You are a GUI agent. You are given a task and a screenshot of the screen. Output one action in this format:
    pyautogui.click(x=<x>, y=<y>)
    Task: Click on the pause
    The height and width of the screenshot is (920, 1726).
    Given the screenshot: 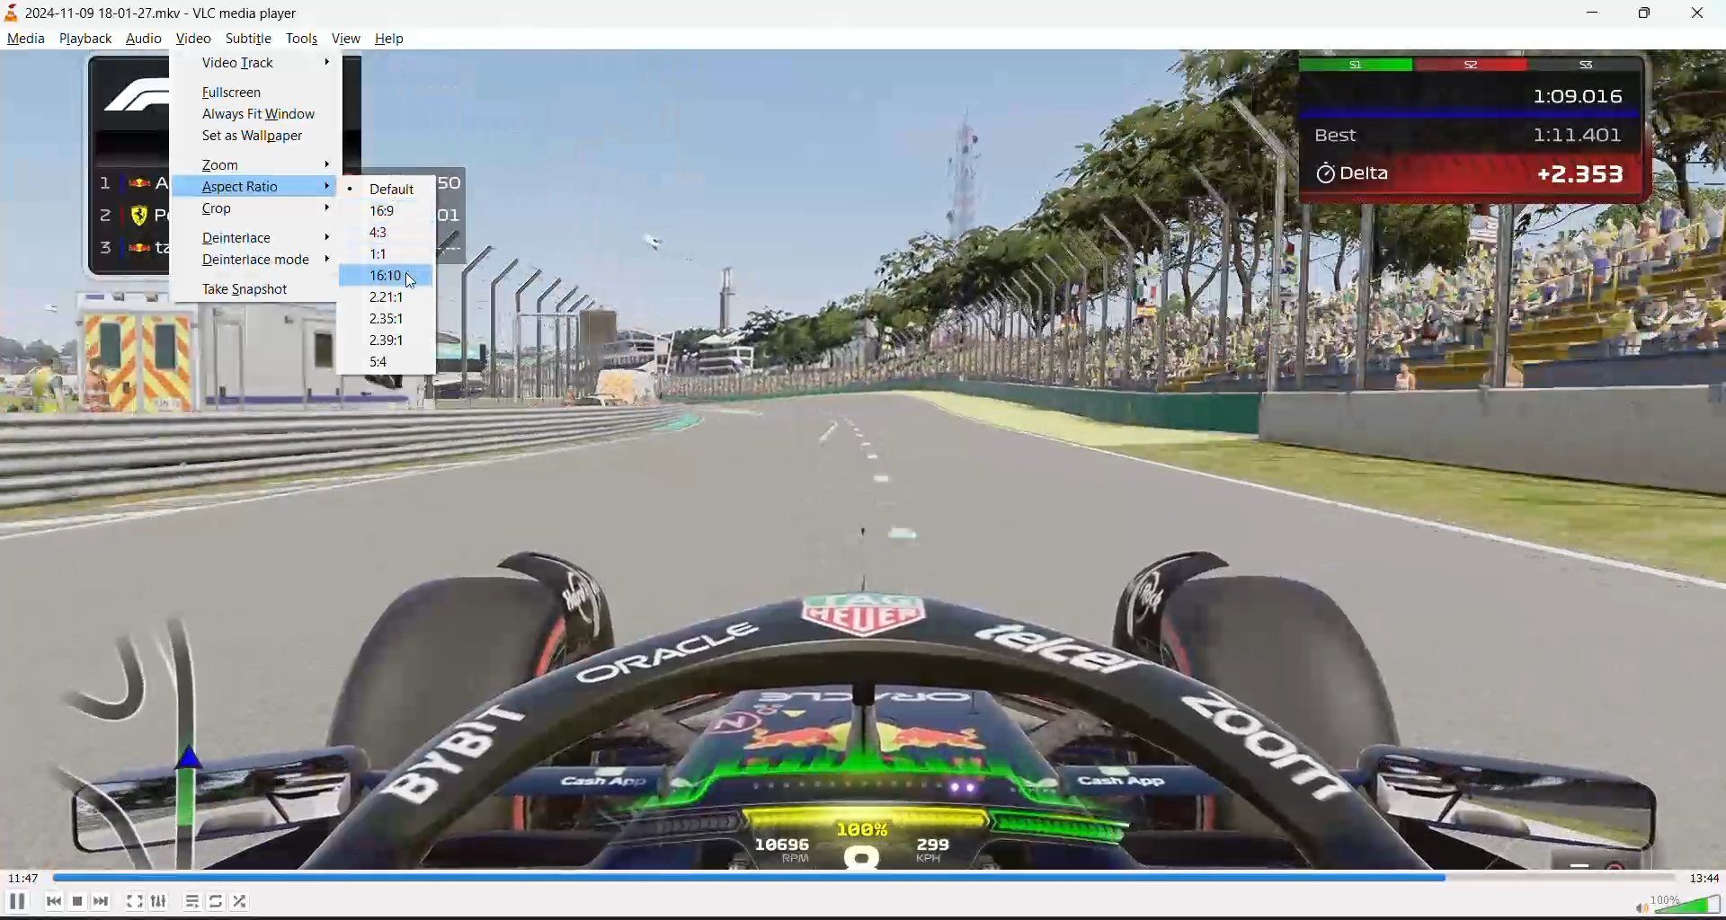 What is the action you would take?
    pyautogui.click(x=21, y=903)
    